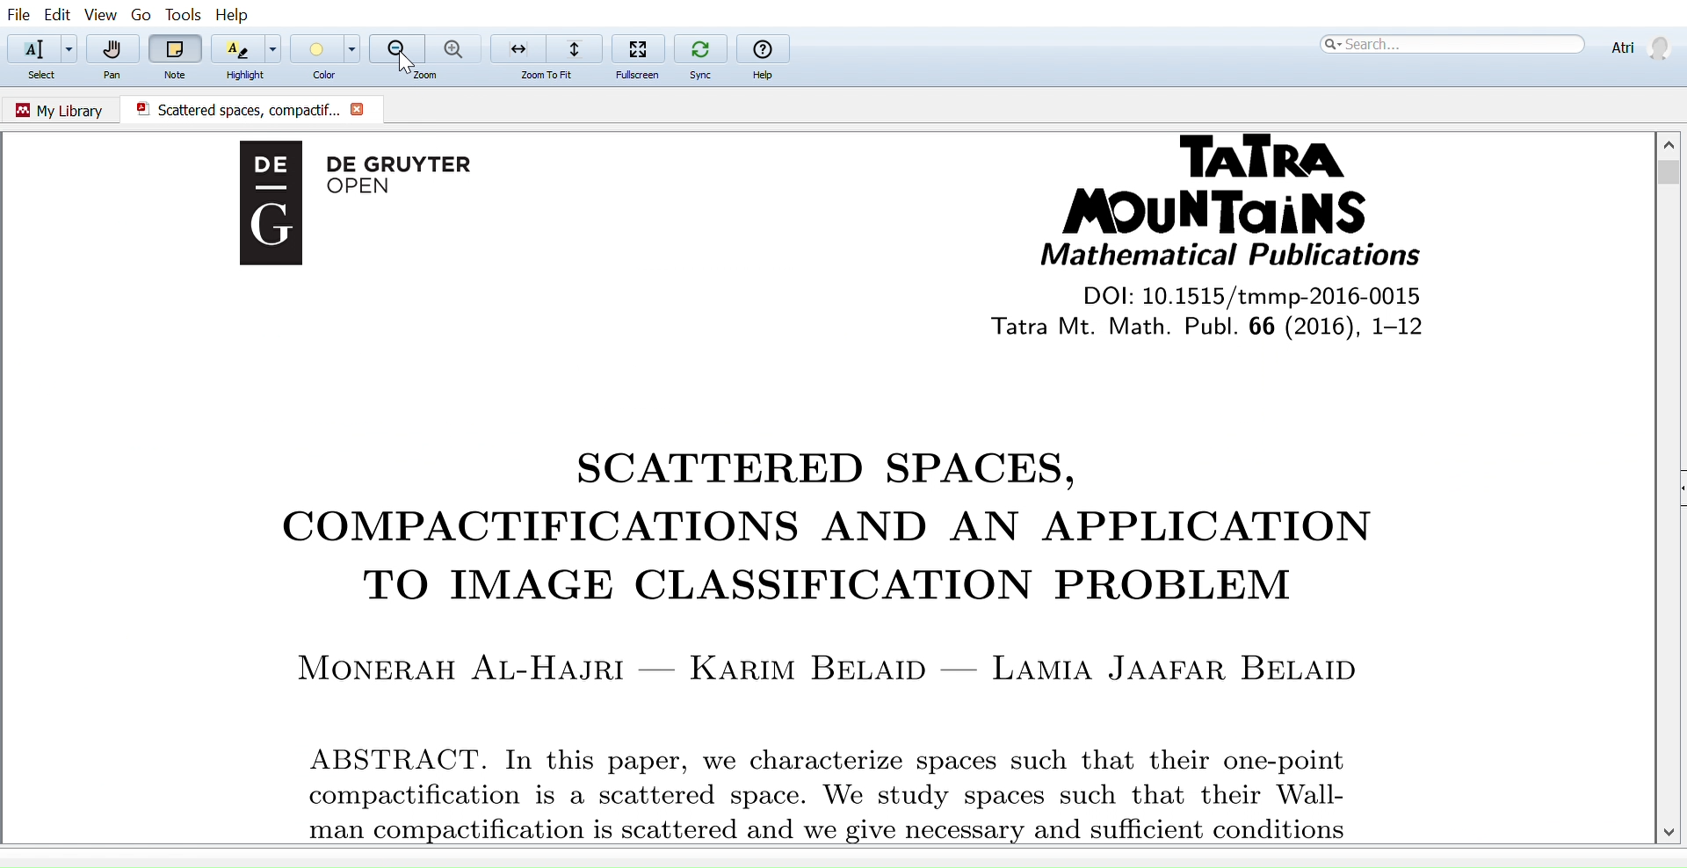  What do you see at coordinates (315, 48) in the screenshot?
I see `Color` at bounding box center [315, 48].